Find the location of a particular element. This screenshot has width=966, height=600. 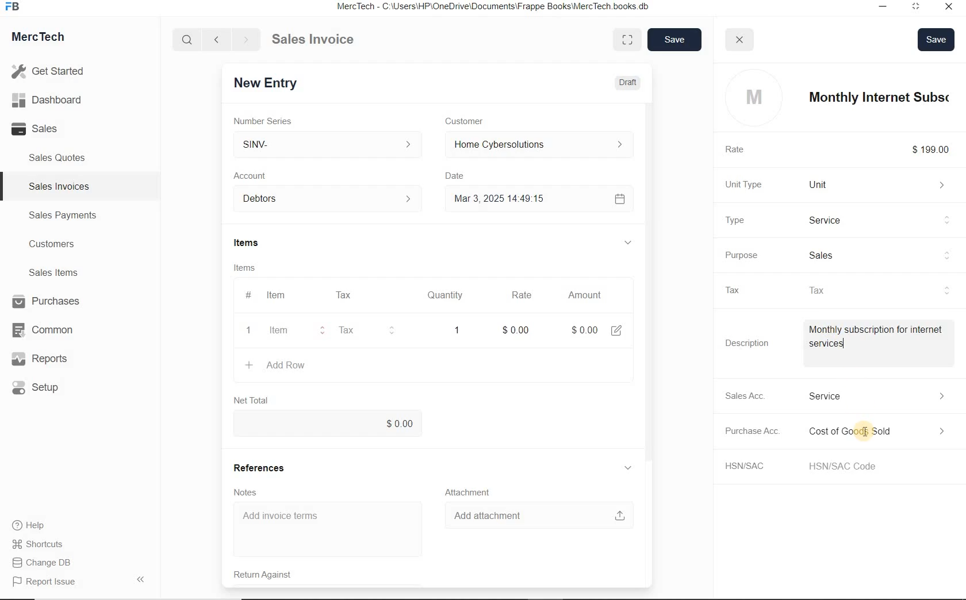

Sales Payments is located at coordinates (61, 216).